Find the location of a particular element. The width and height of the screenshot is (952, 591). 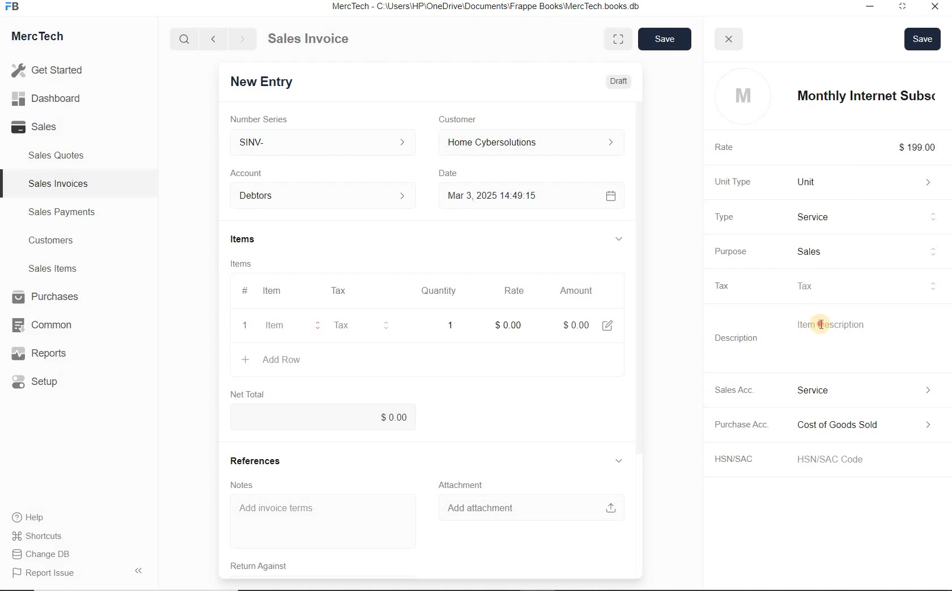

Toggle between form and full width is located at coordinates (619, 40).